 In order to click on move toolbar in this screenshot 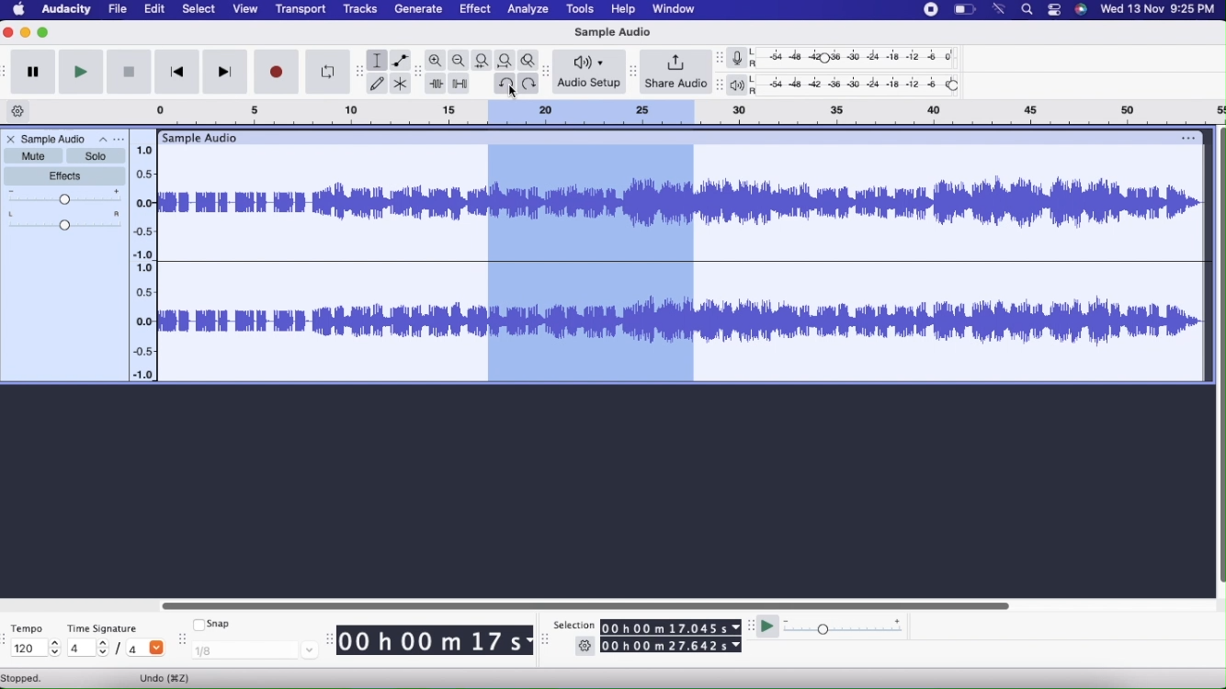, I will do `click(180, 638)`.